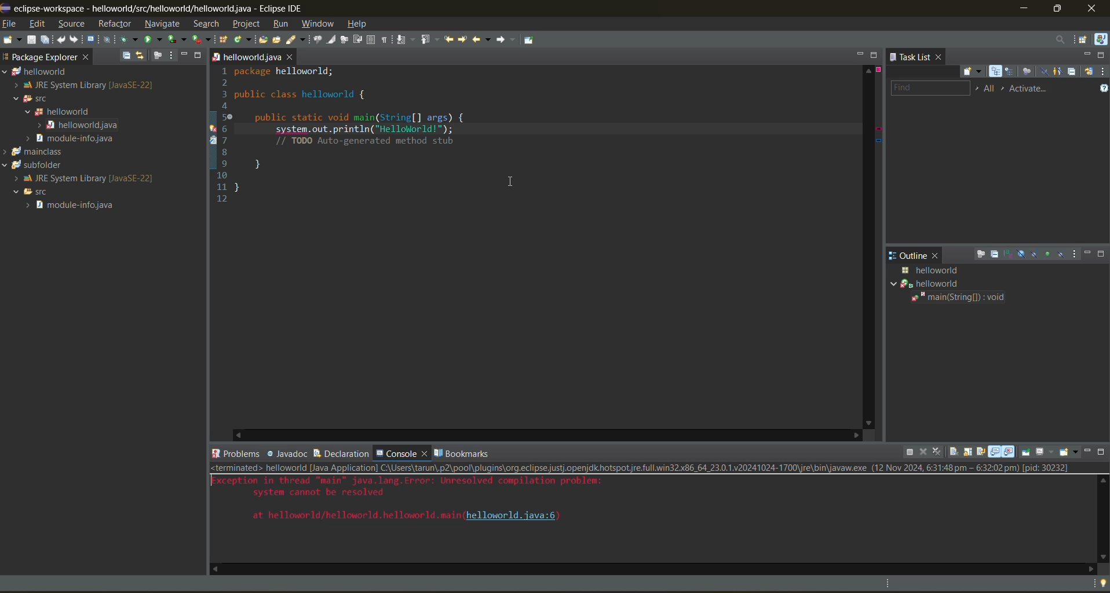  I want to click on forward, so click(506, 39).